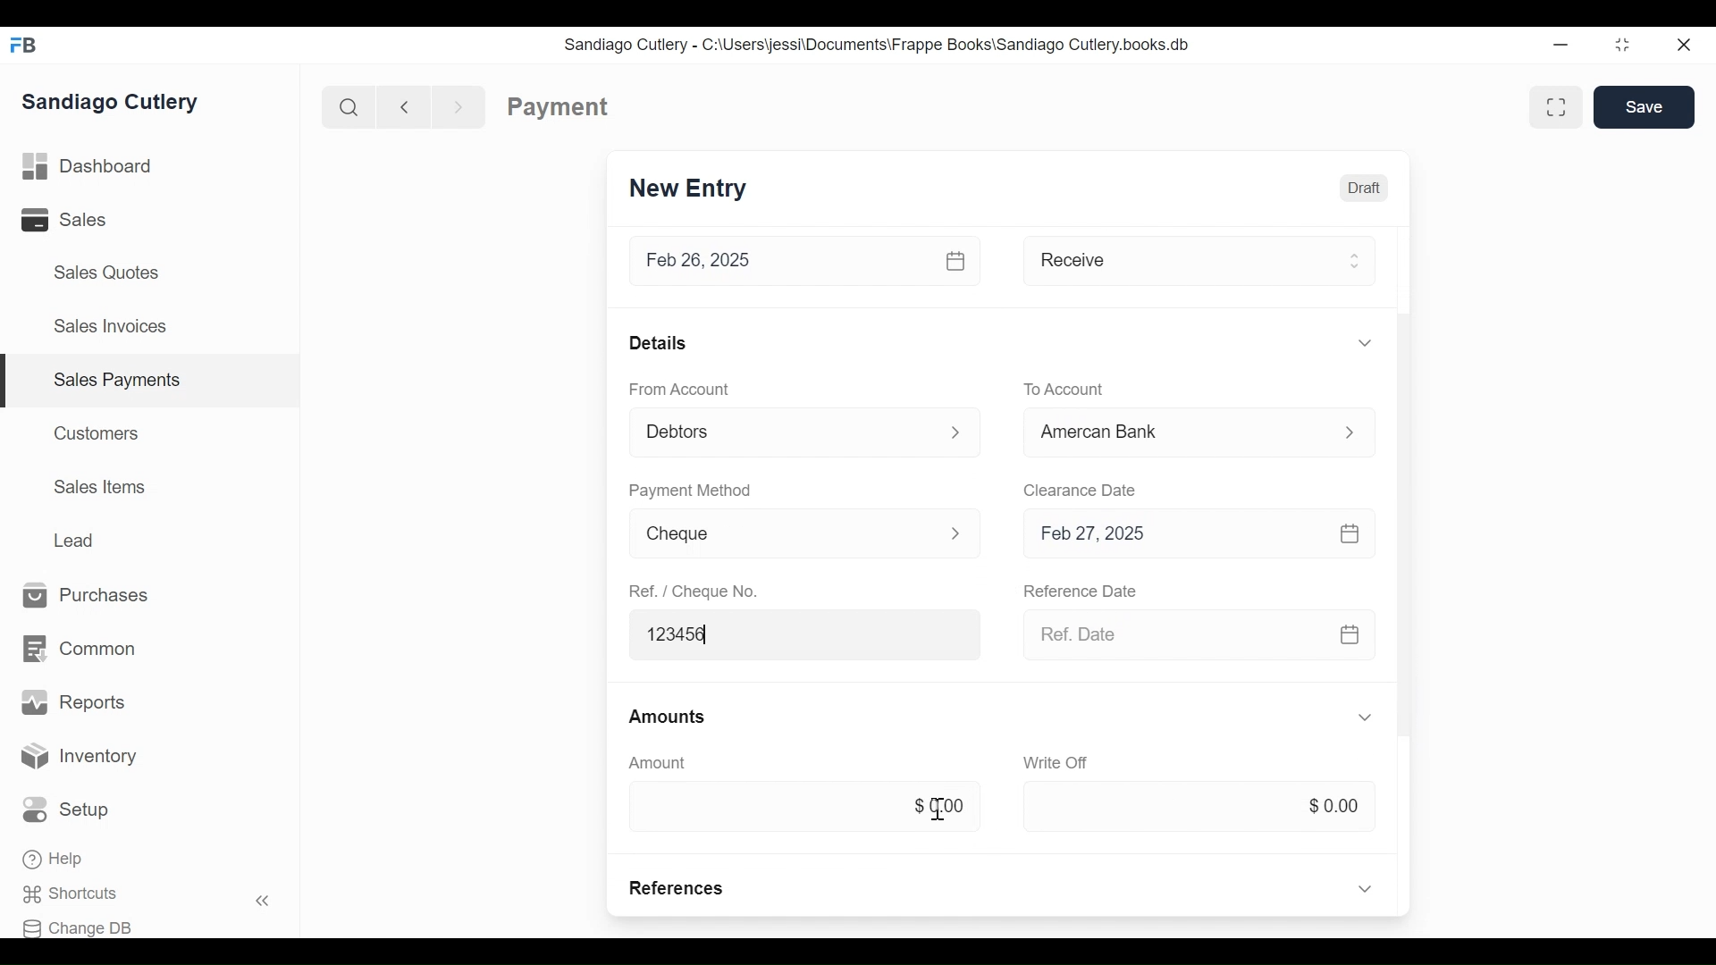  I want to click on Cash, so click(1173, 432).